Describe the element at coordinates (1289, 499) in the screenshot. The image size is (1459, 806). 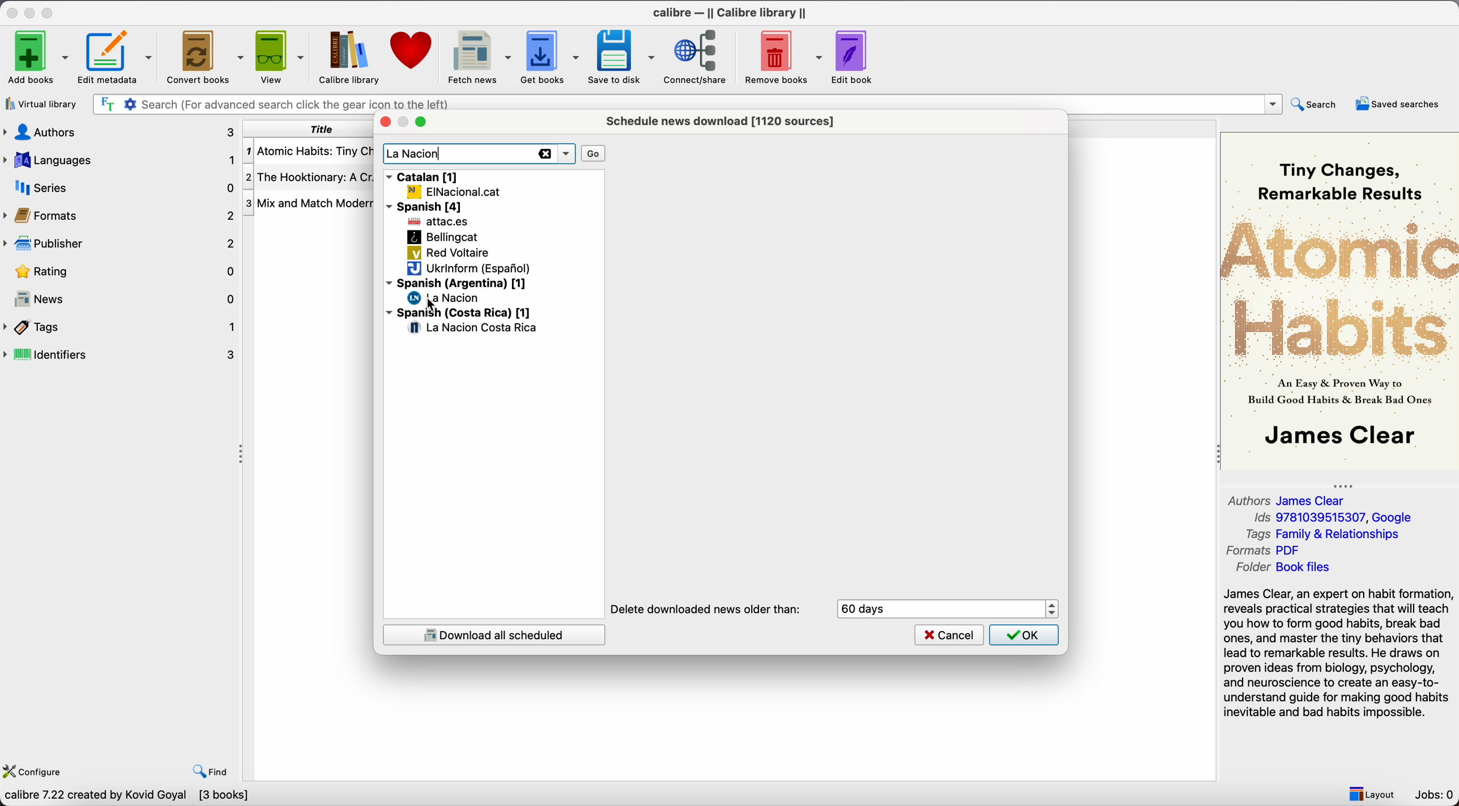
I see `Authors James Clear` at that location.